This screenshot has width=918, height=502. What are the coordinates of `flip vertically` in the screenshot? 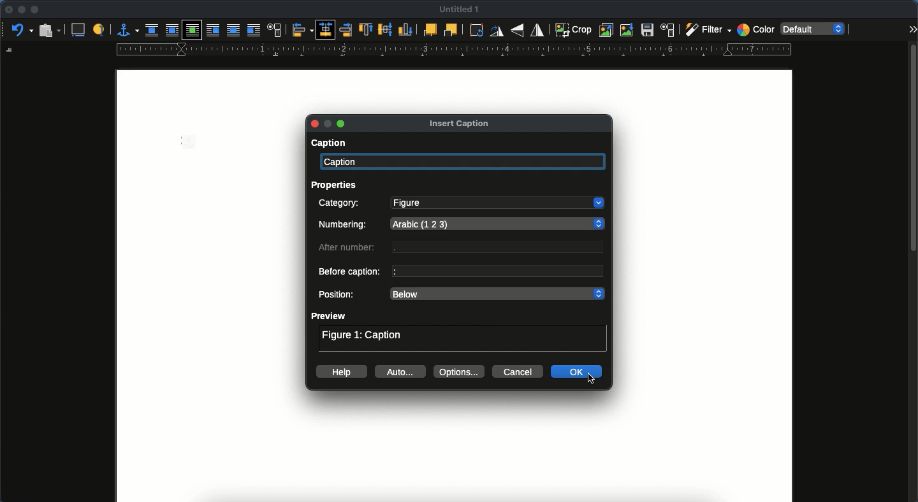 It's located at (518, 30).